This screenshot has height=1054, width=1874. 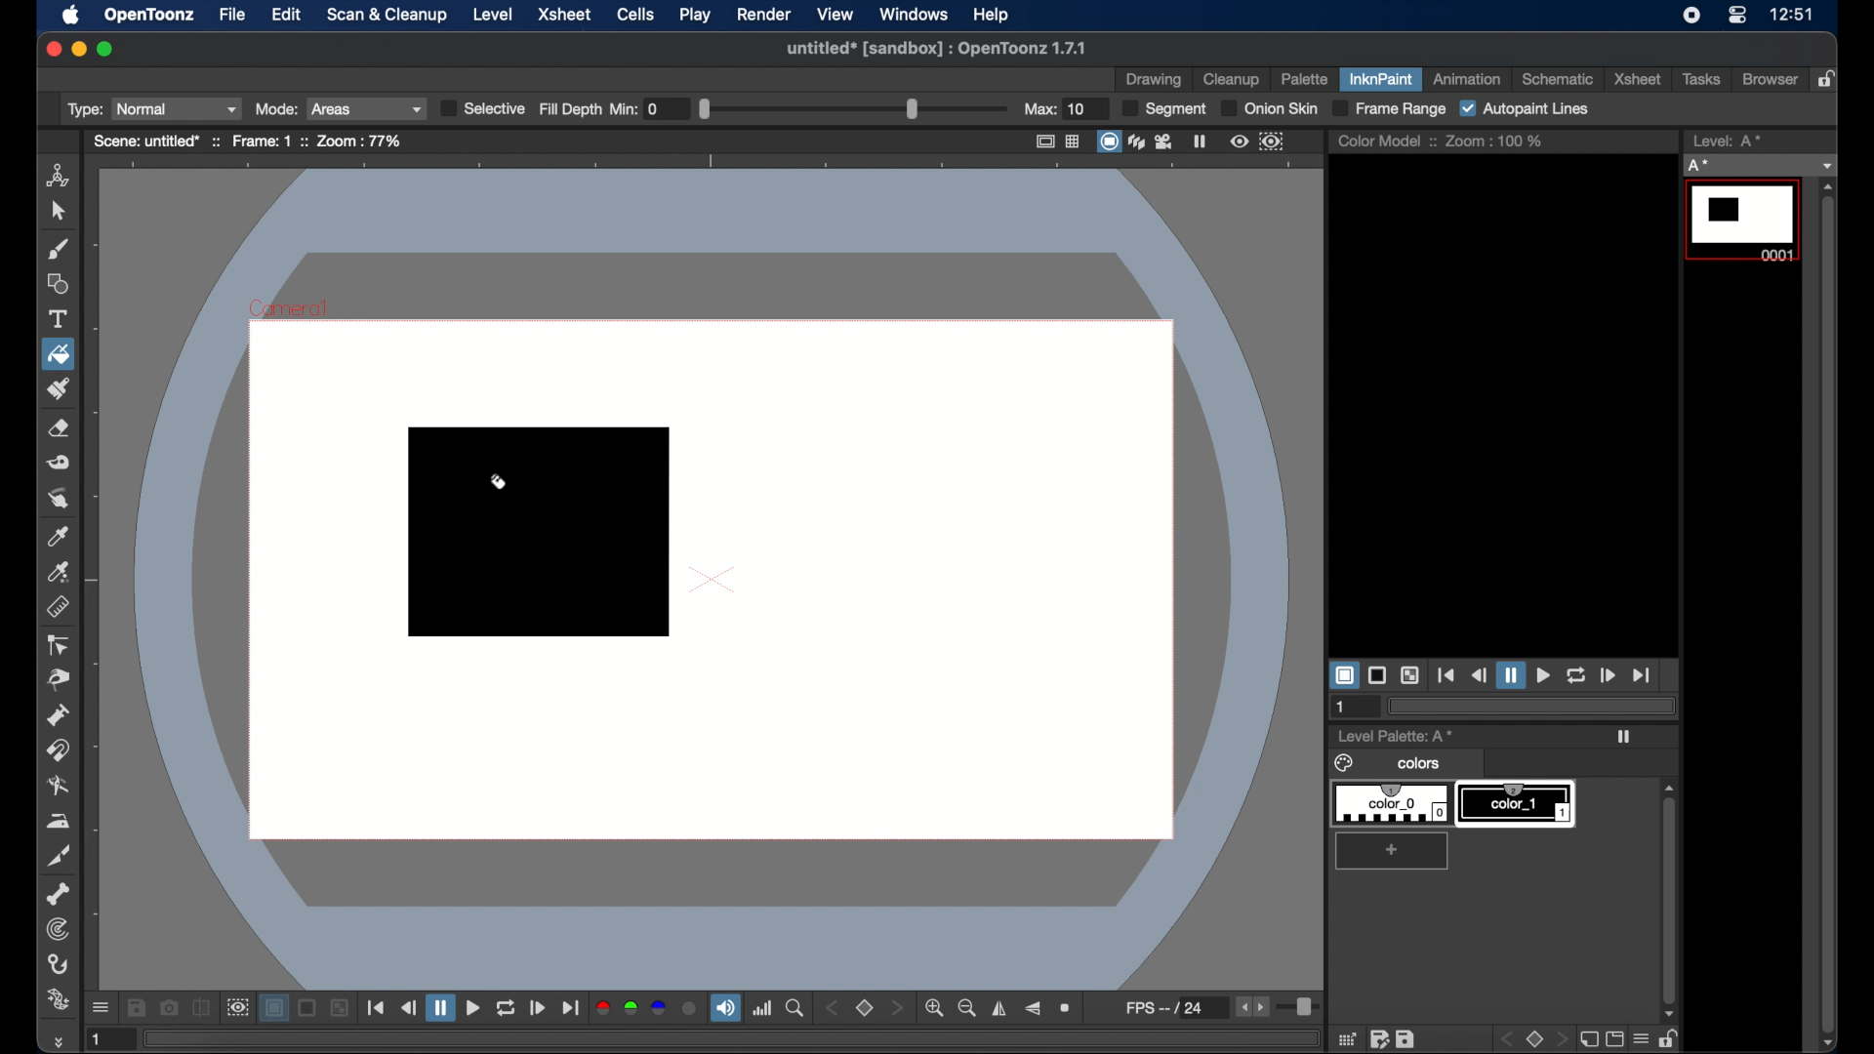 I want to click on 1, so click(x=106, y=1038).